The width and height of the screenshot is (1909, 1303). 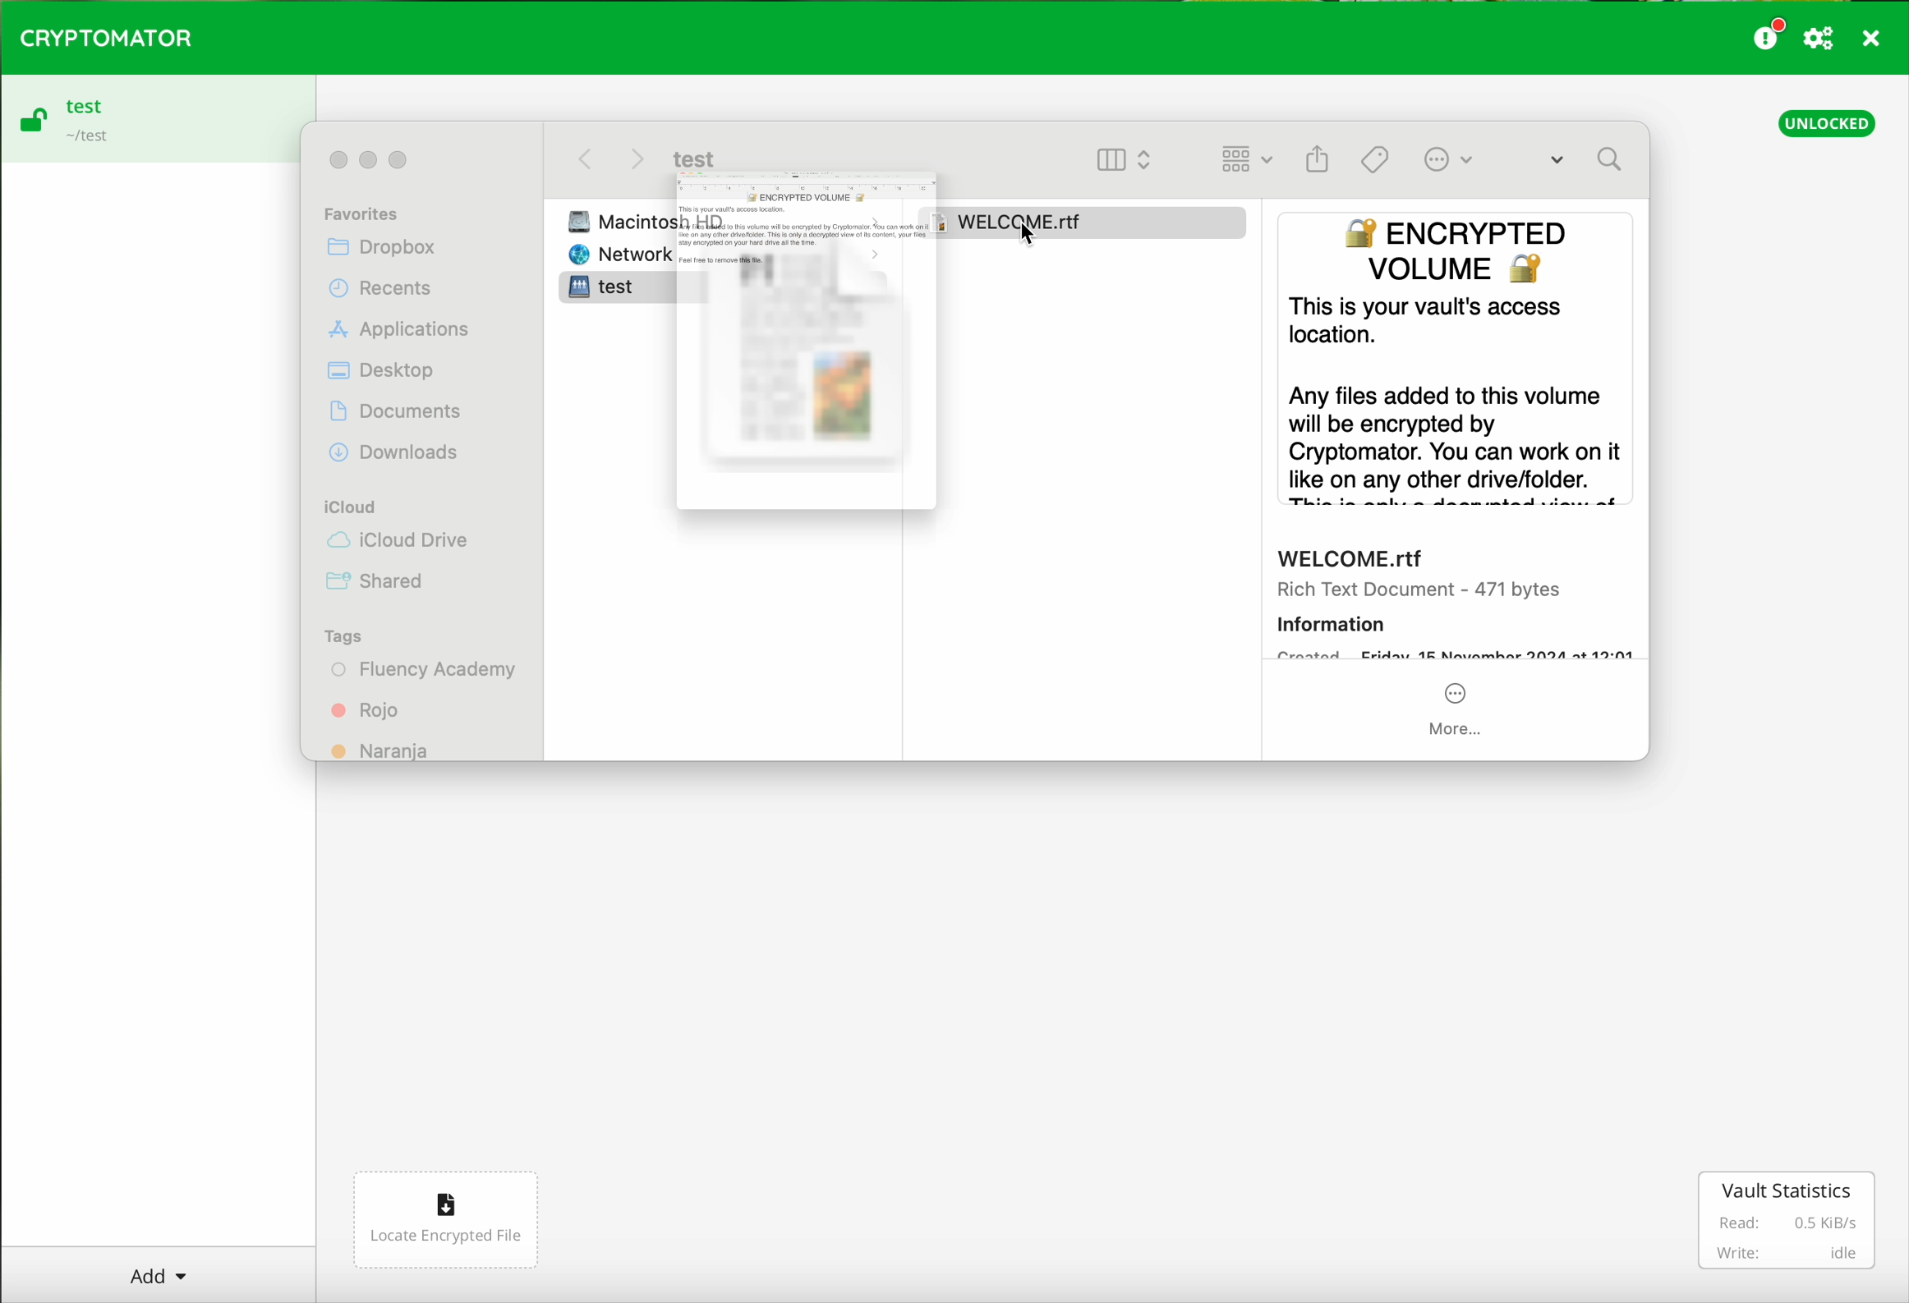 I want to click on More Options, so click(x=1461, y=158).